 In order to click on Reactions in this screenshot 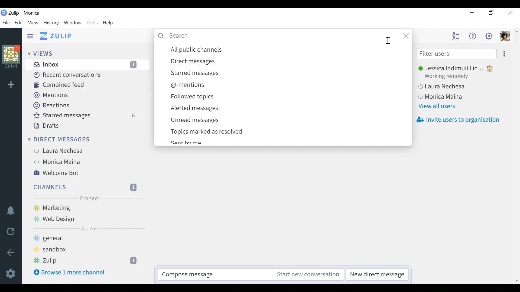, I will do `click(51, 105)`.